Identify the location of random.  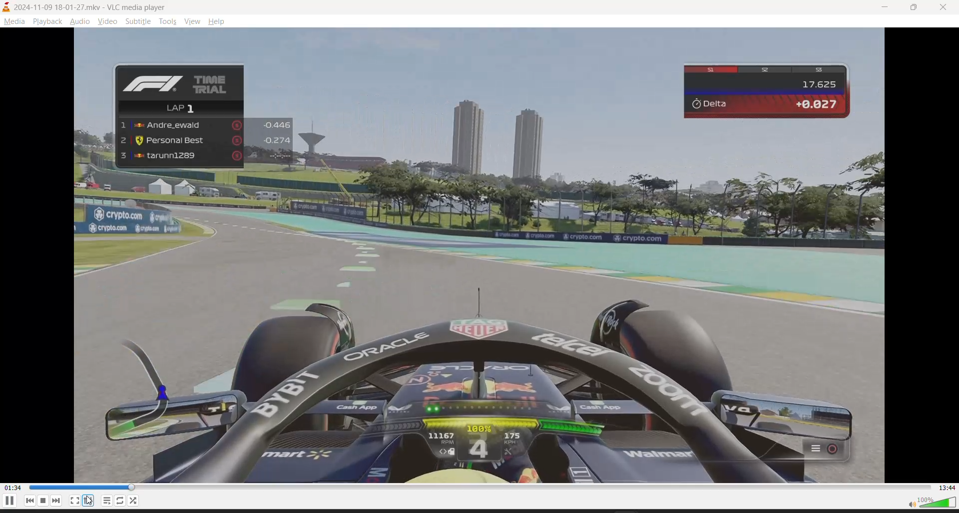
(135, 501).